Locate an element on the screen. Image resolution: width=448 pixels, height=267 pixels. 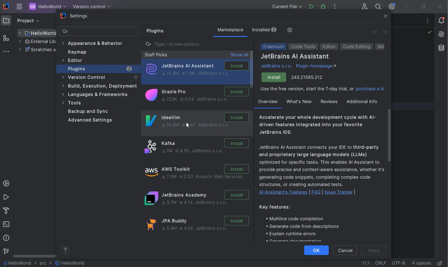
INDENT is located at coordinates (421, 263).